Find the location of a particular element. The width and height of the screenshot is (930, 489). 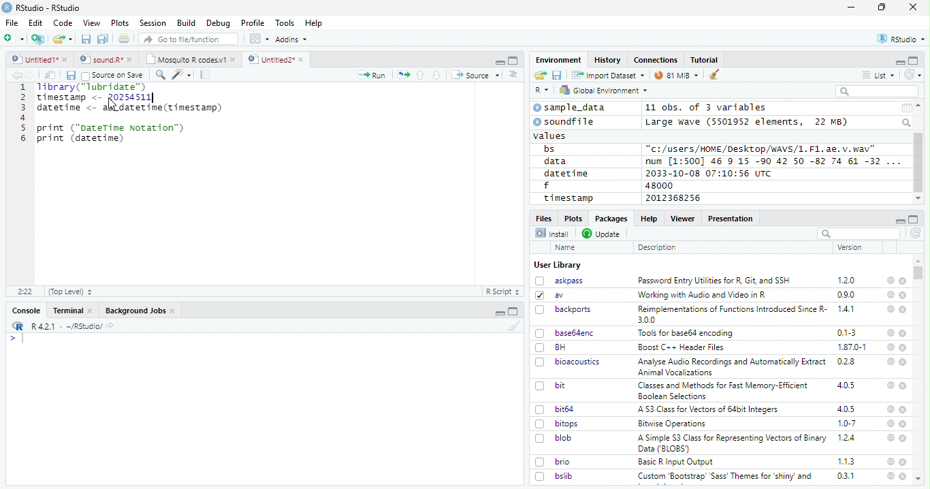

Code is located at coordinates (62, 23).